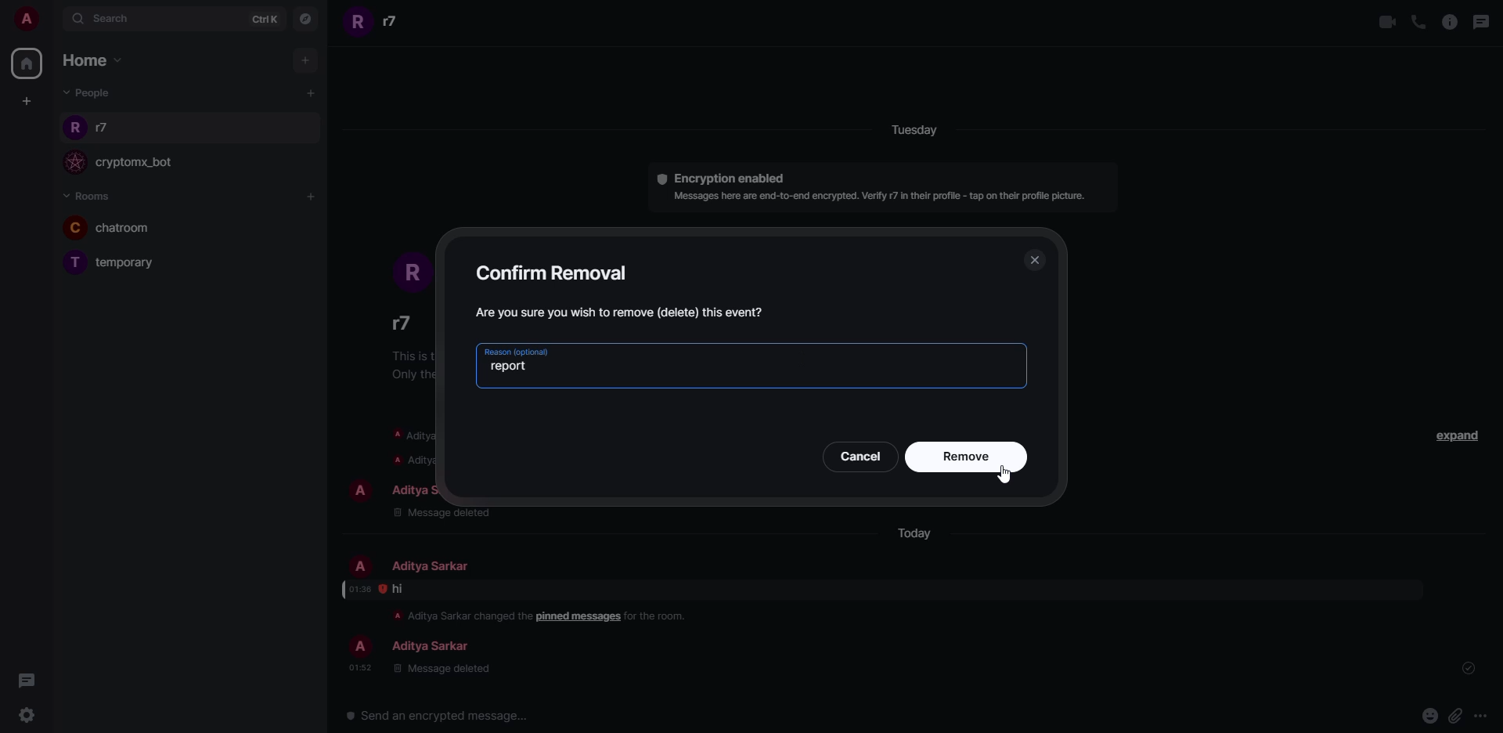  Describe the element at coordinates (407, 269) in the screenshot. I see `profile` at that location.